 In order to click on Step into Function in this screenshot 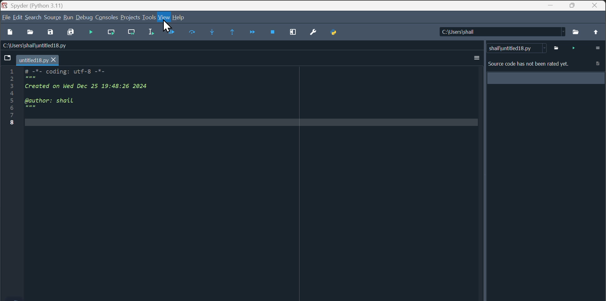, I will do `click(213, 34)`.